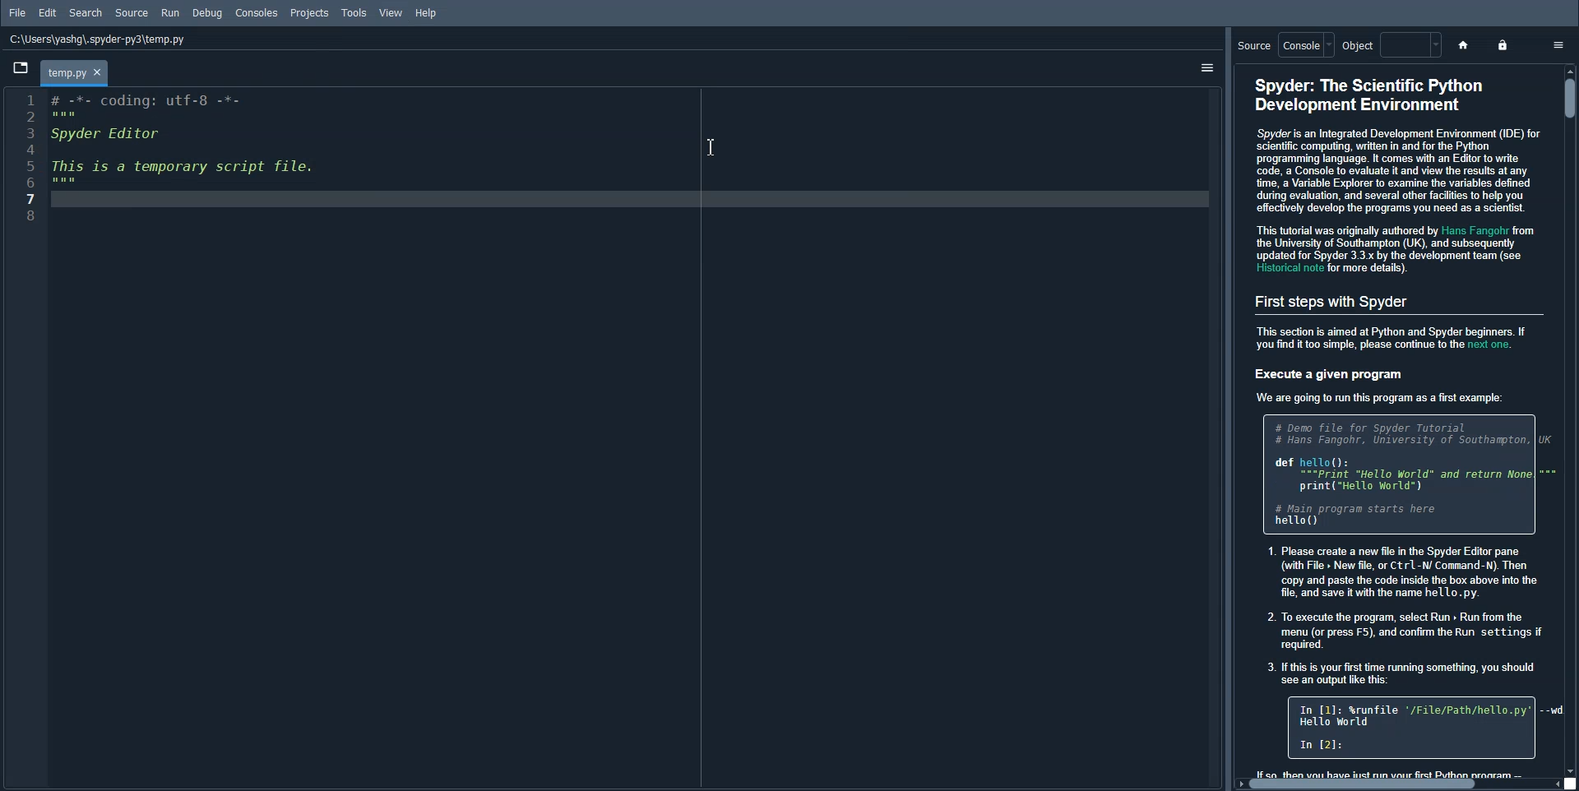 This screenshot has width=1579, height=791. Describe the element at coordinates (172, 12) in the screenshot. I see `Run` at that location.